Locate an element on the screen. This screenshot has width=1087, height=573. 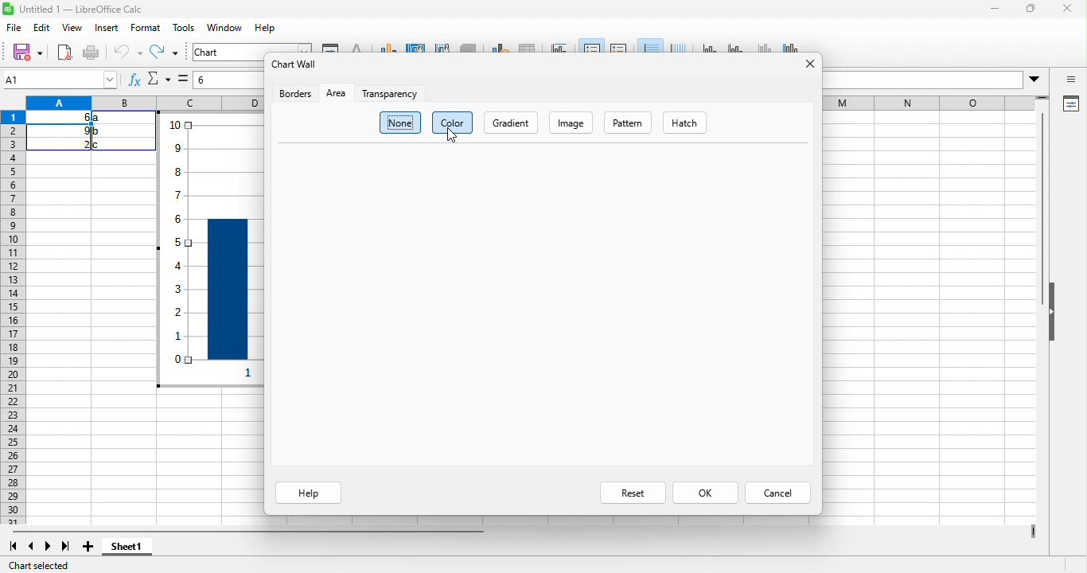
drag to view more columns is located at coordinates (1029, 528).